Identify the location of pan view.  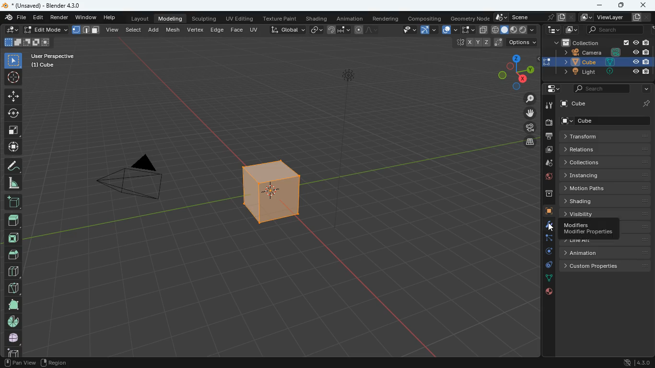
(20, 363).